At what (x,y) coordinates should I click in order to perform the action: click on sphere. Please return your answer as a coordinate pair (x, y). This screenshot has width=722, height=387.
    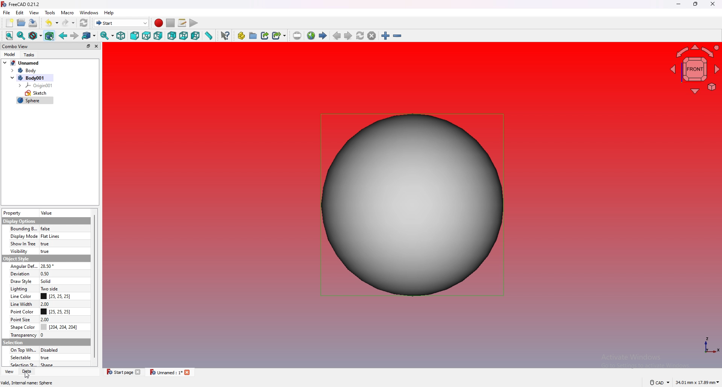
    Looking at the image, I should click on (35, 101).